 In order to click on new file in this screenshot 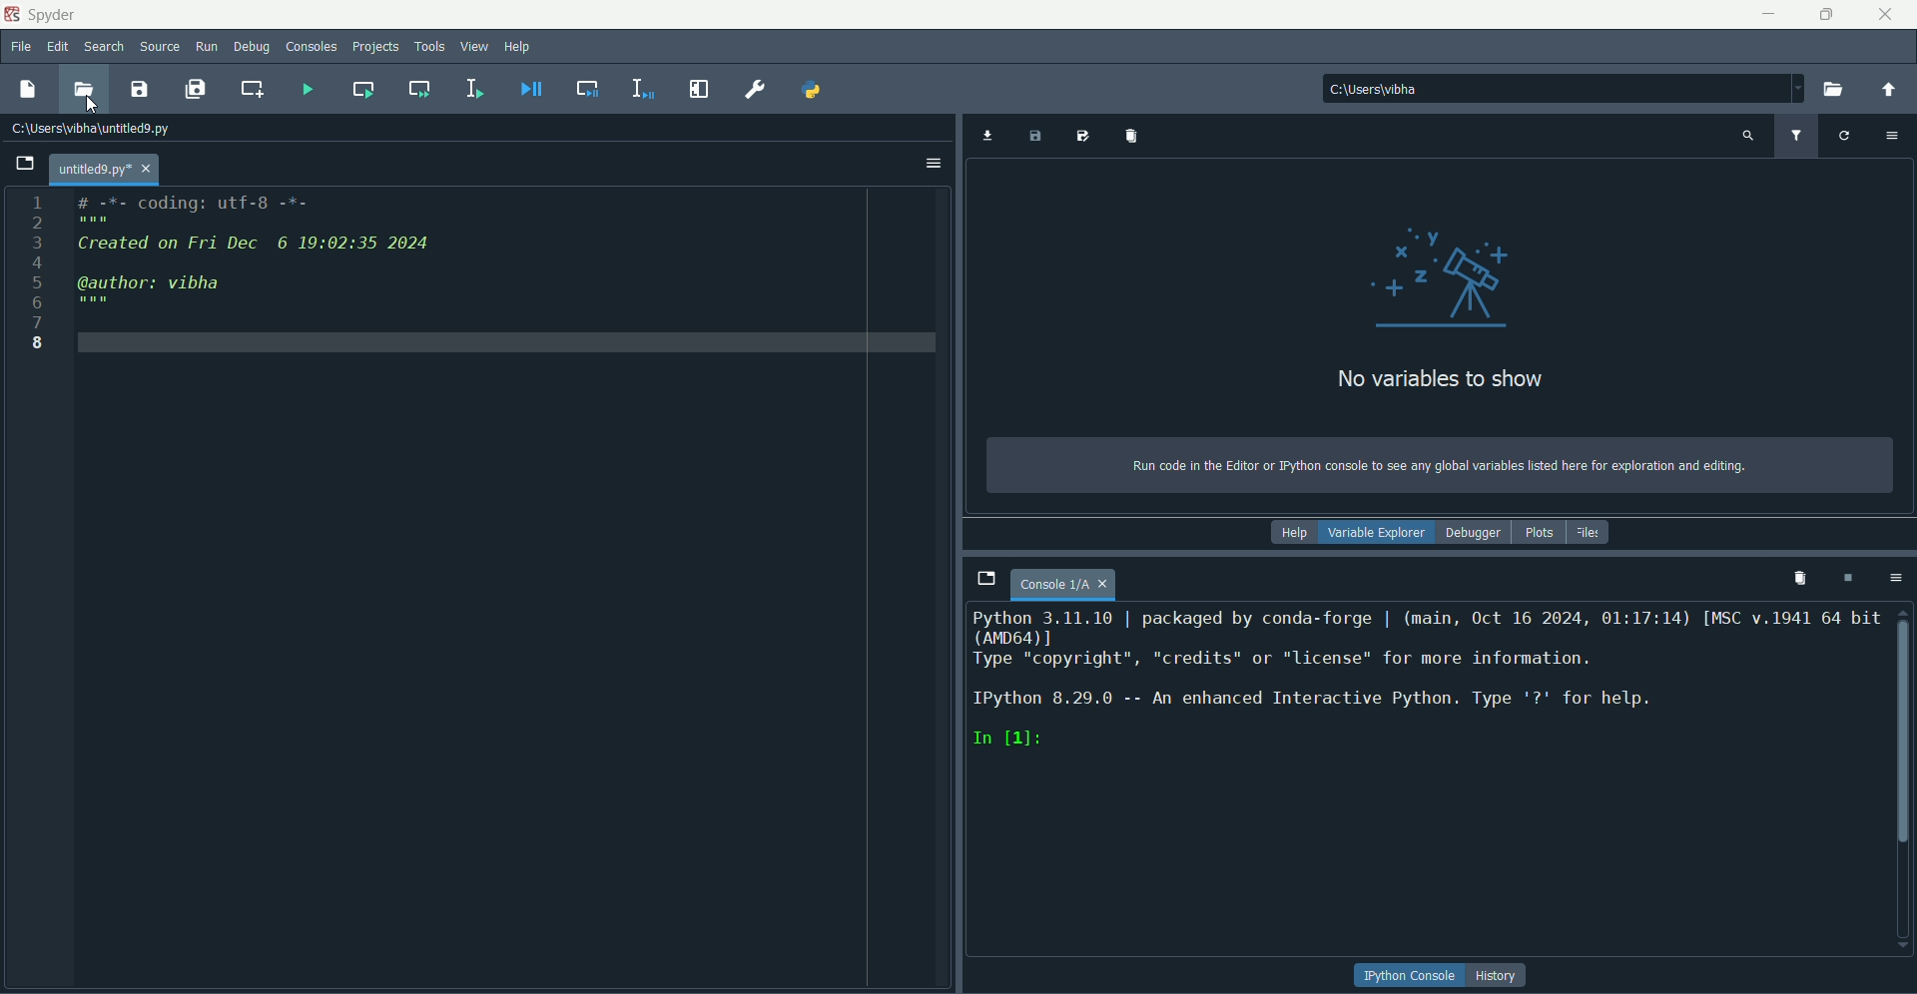, I will do `click(28, 89)`.